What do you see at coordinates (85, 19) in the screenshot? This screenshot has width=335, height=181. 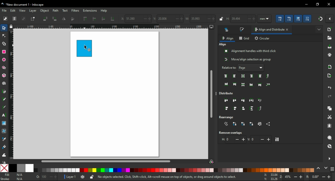 I see `raise to top` at bounding box center [85, 19].